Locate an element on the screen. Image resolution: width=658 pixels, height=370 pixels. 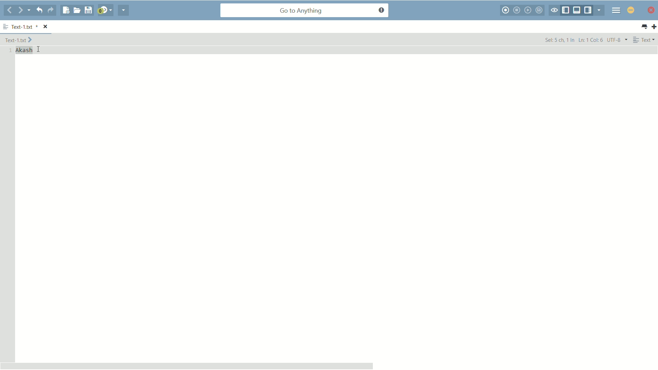
record macro is located at coordinates (506, 10).